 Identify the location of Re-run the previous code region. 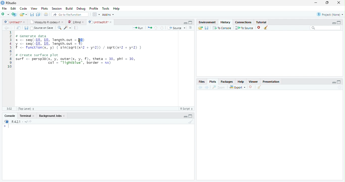
(150, 28).